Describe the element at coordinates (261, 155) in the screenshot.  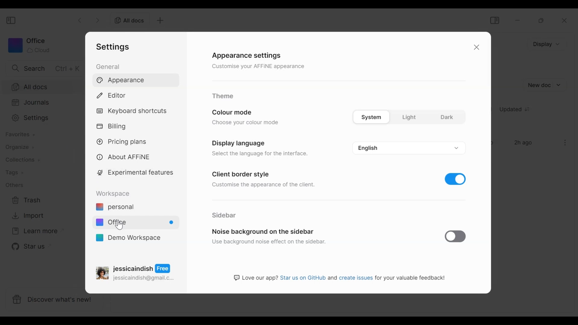
I see `Select the language for the interface.` at that location.